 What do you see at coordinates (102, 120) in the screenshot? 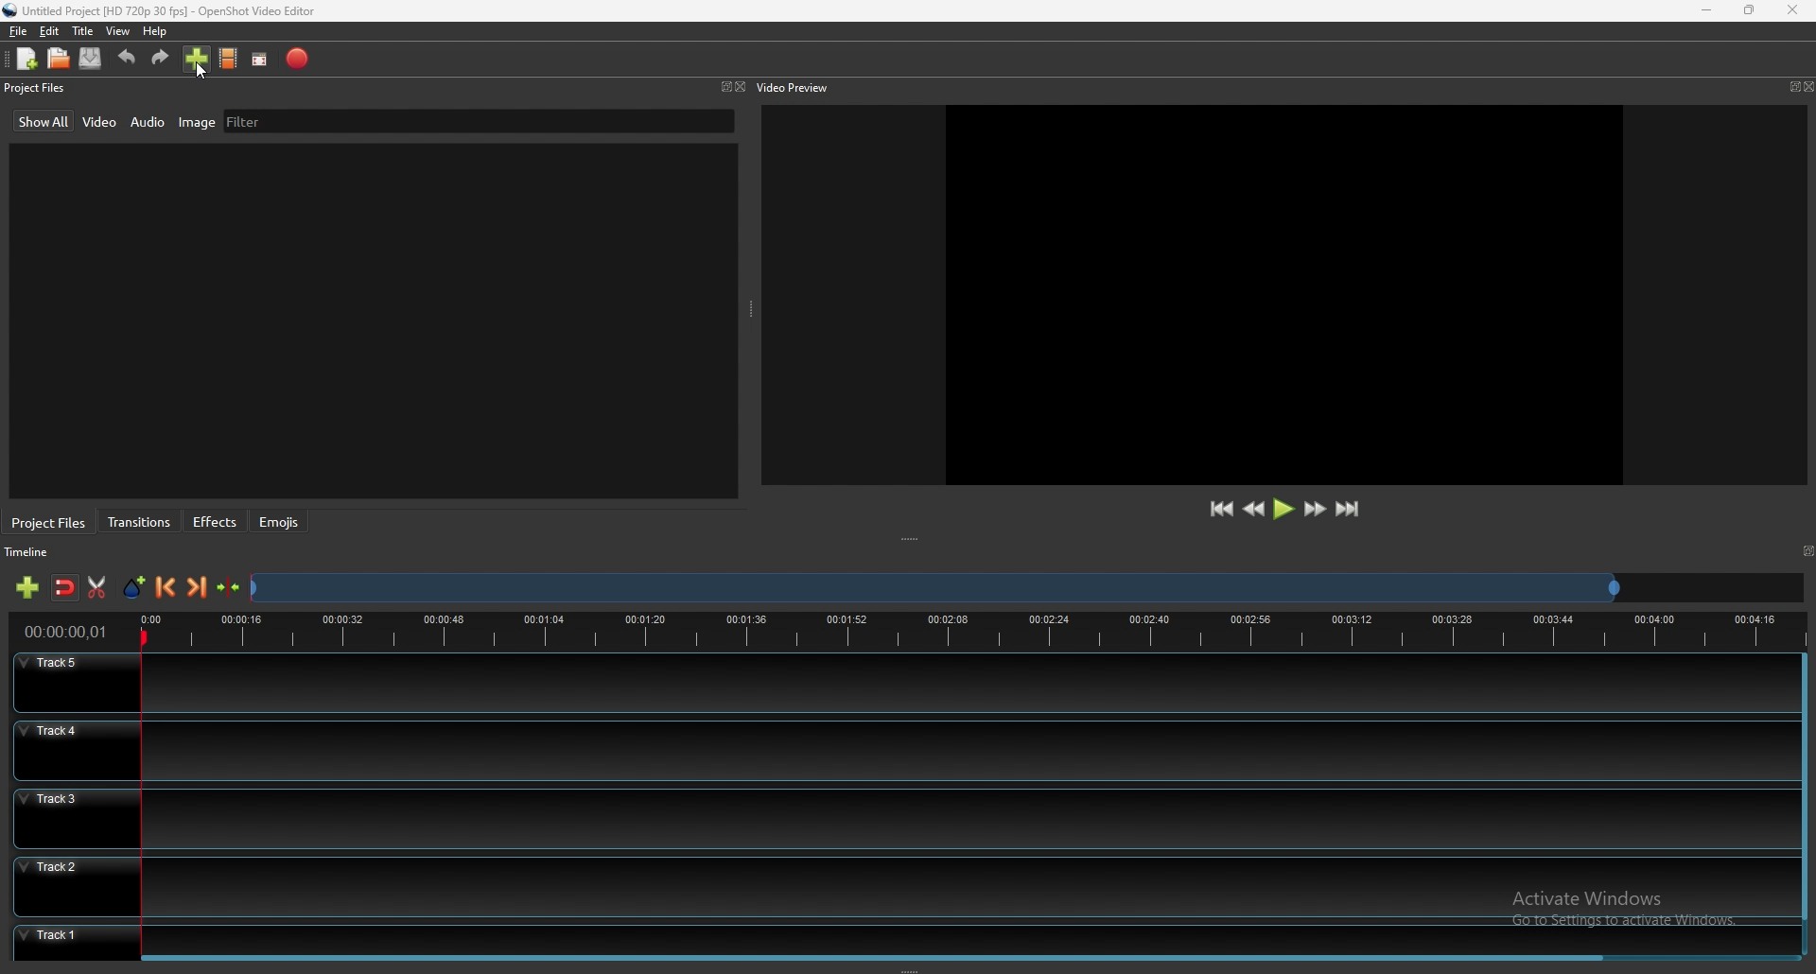
I see `video` at bounding box center [102, 120].